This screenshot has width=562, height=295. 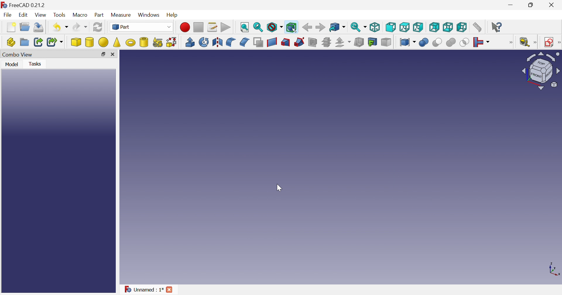 What do you see at coordinates (497, 27) in the screenshot?
I see `What's this?` at bounding box center [497, 27].